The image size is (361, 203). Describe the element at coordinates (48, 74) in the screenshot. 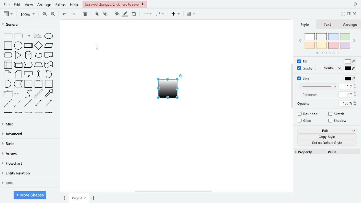

I see `general shapes` at that location.